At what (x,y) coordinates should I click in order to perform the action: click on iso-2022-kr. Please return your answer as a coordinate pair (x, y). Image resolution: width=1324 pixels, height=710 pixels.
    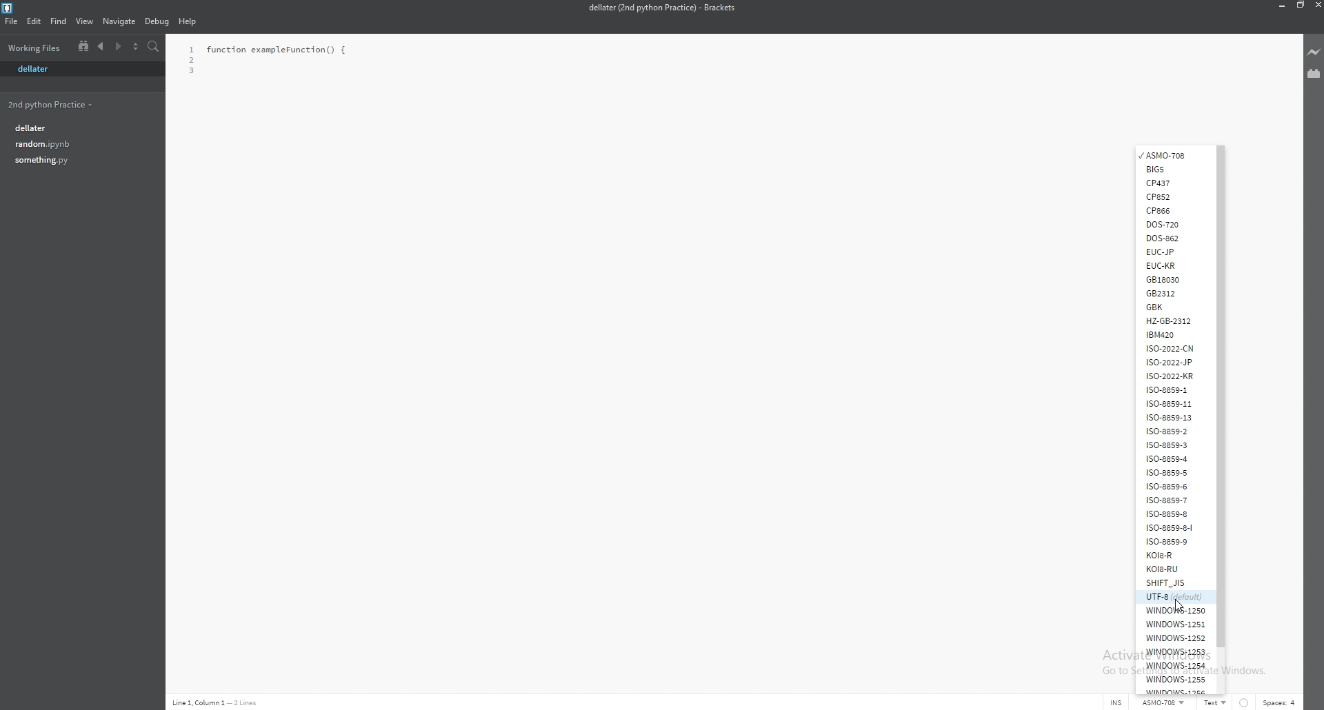
    Looking at the image, I should click on (1174, 376).